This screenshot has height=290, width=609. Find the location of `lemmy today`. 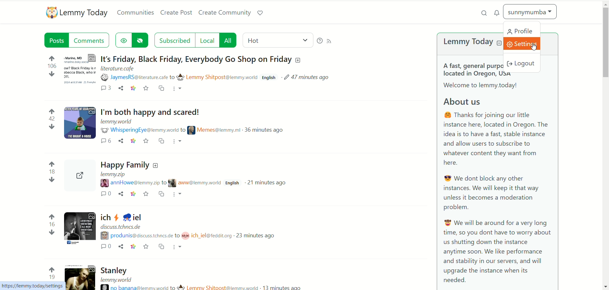

lemmy today is located at coordinates (467, 42).